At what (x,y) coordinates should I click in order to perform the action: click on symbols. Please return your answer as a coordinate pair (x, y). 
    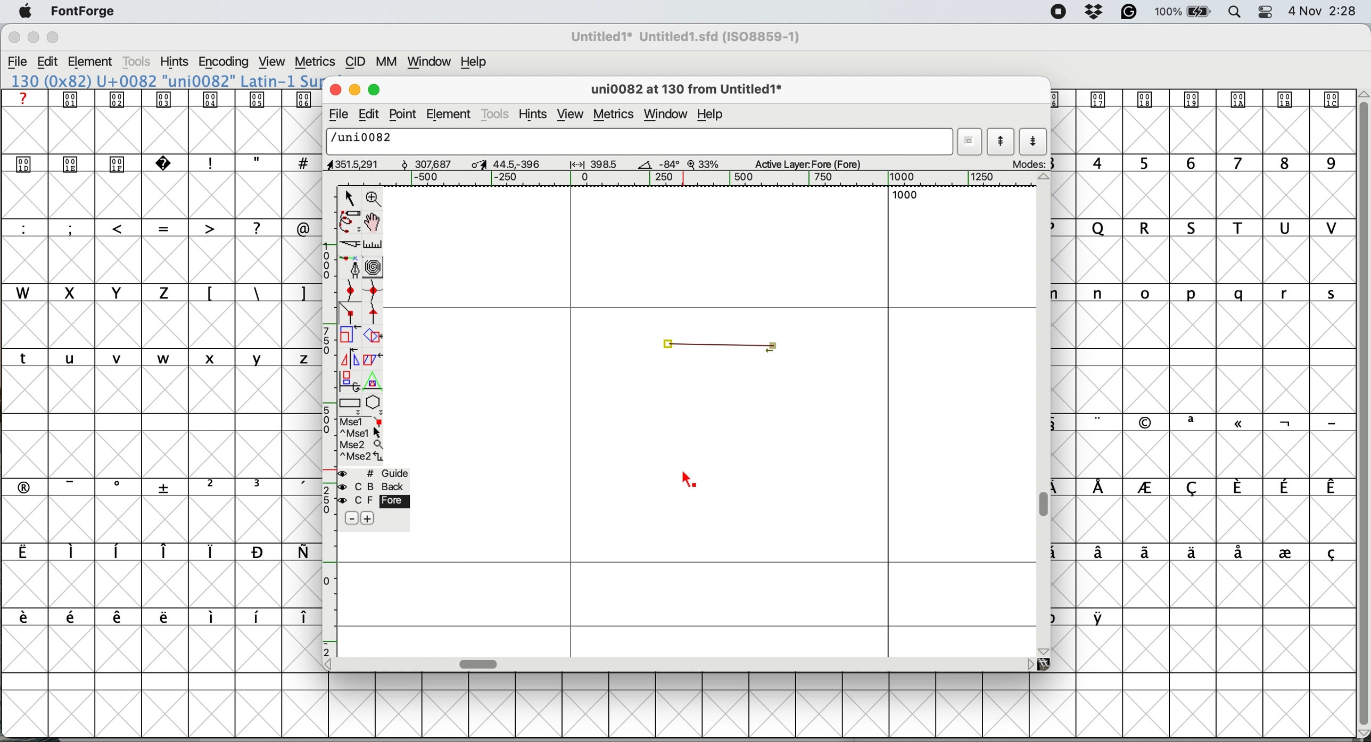
    Looking at the image, I should click on (1216, 423).